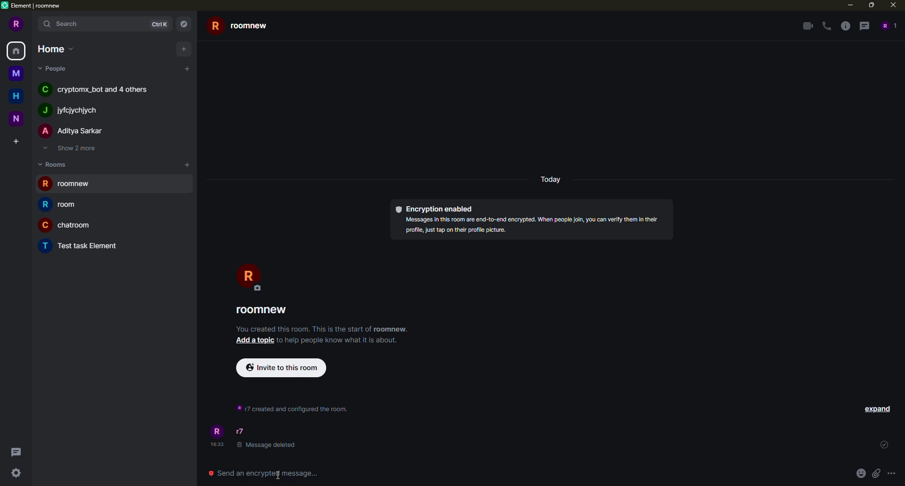  I want to click on create space, so click(17, 140).